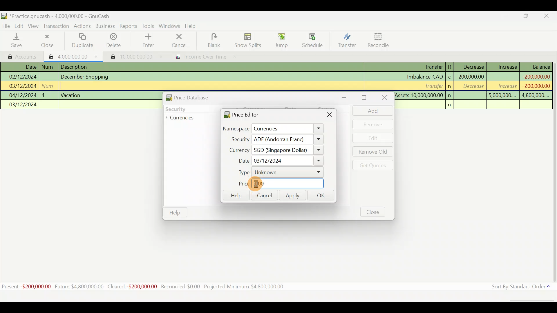 The image size is (557, 313). I want to click on n, so click(450, 95).